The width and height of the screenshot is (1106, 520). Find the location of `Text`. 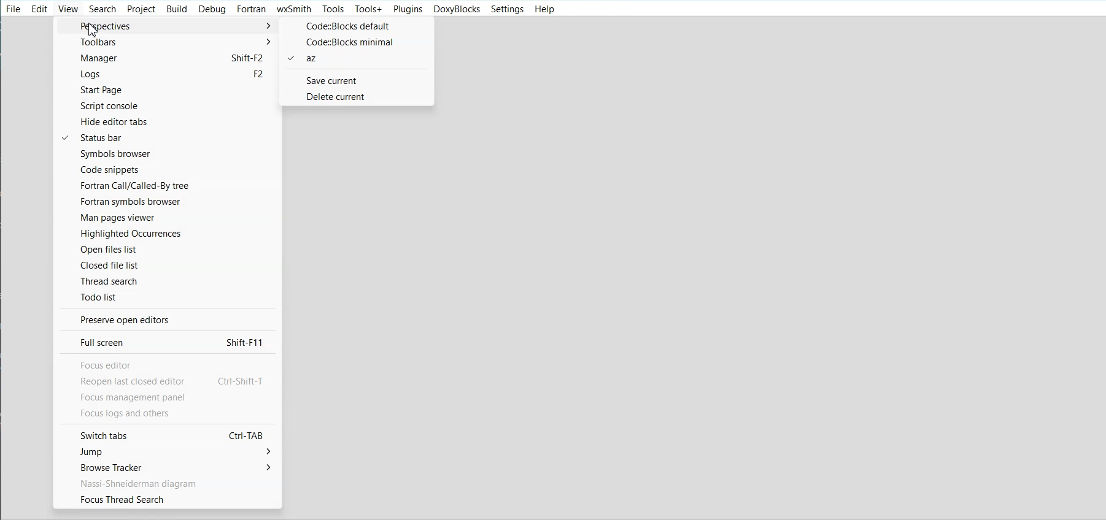

Text is located at coordinates (136, 483).